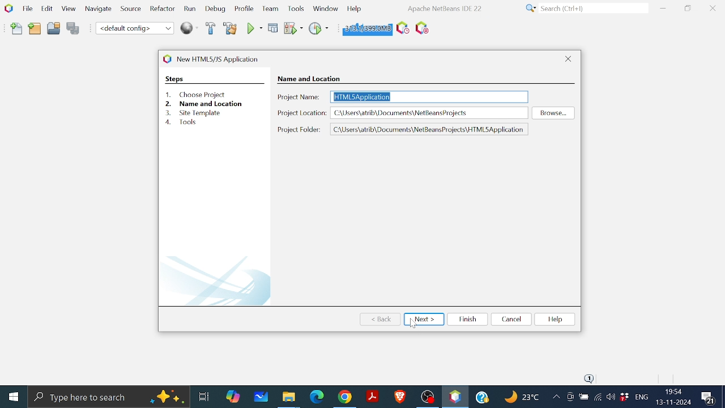  What do you see at coordinates (586, 377) in the screenshot?
I see `notifications` at bounding box center [586, 377].